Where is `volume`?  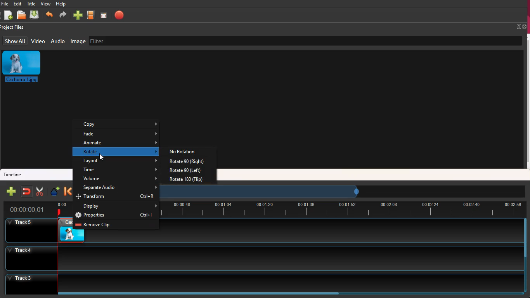 volume is located at coordinates (121, 179).